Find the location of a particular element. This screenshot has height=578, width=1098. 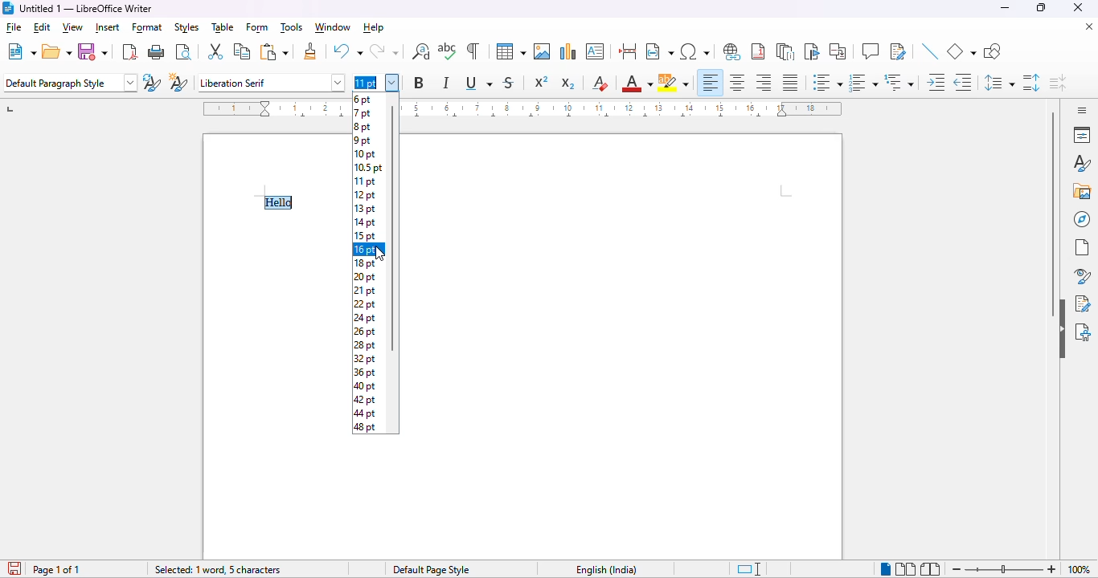

italic is located at coordinates (447, 83).